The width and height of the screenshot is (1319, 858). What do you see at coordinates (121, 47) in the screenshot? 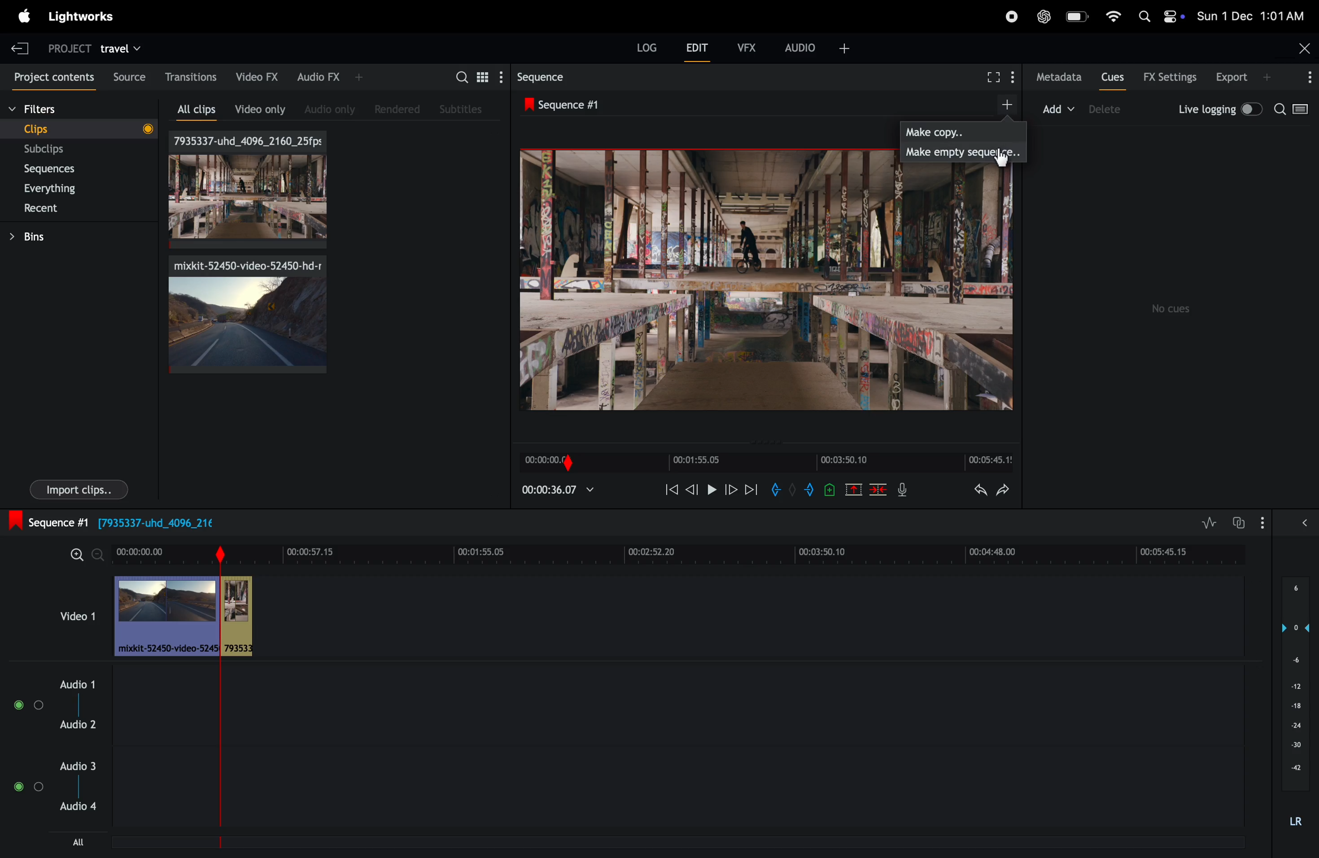
I see `travel` at bounding box center [121, 47].